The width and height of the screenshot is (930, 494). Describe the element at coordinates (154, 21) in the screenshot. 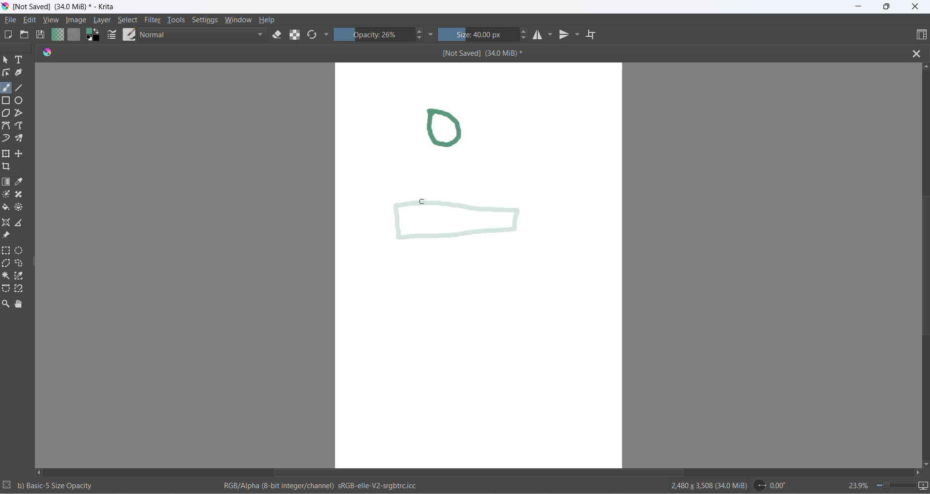

I see `filters` at that location.